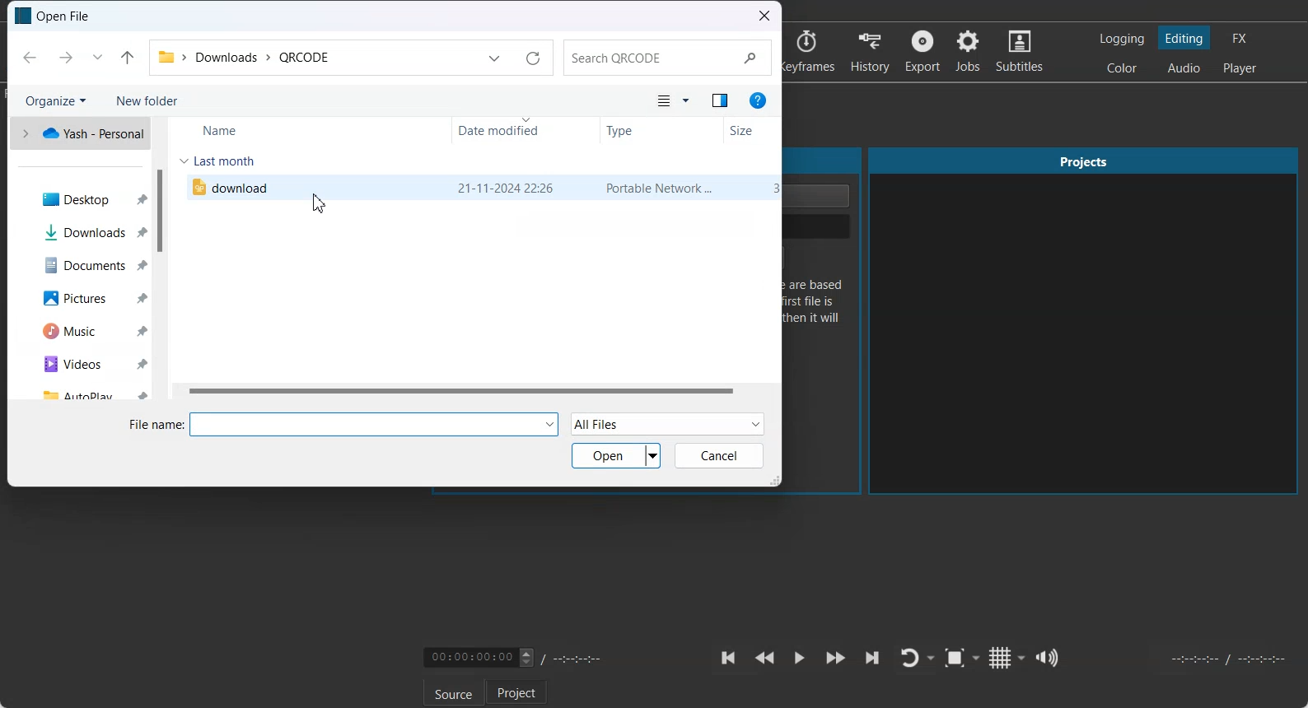 The width and height of the screenshot is (1308, 708). I want to click on AutoPlay, so click(80, 393).